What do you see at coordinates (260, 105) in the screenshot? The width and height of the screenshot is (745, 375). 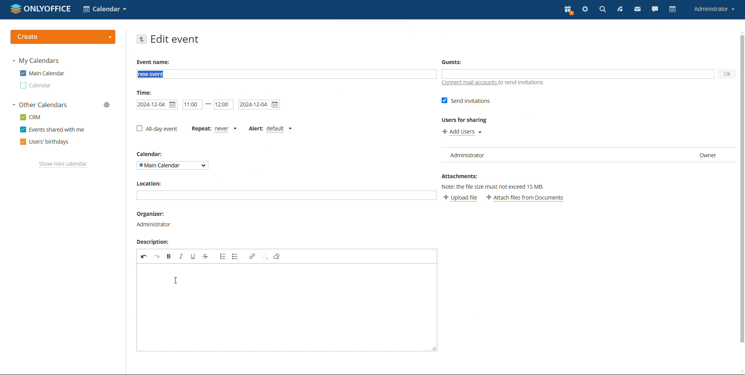 I see `end date` at bounding box center [260, 105].